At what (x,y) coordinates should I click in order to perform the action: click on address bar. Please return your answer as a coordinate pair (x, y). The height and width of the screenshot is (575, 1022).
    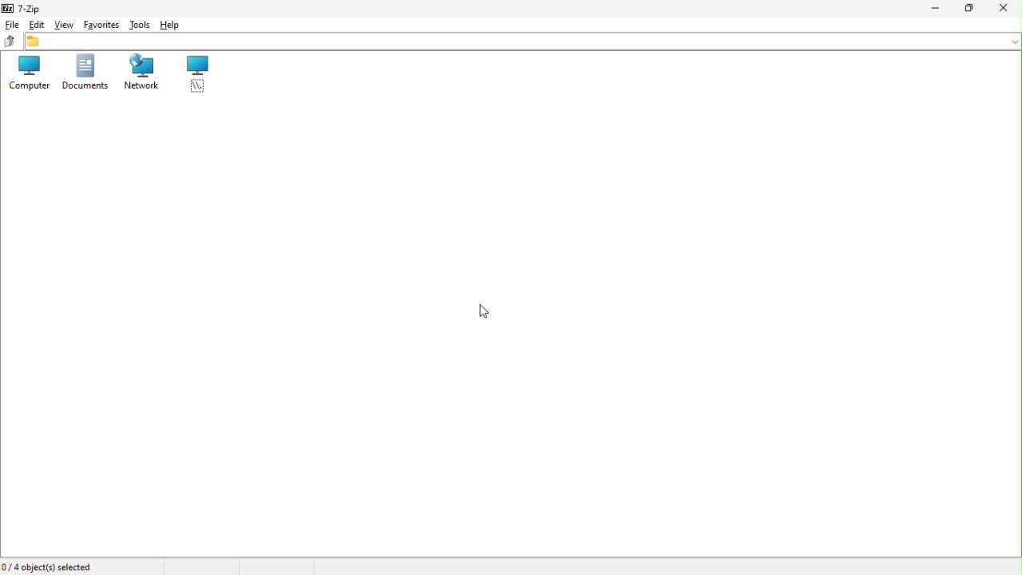
    Looking at the image, I should click on (524, 42).